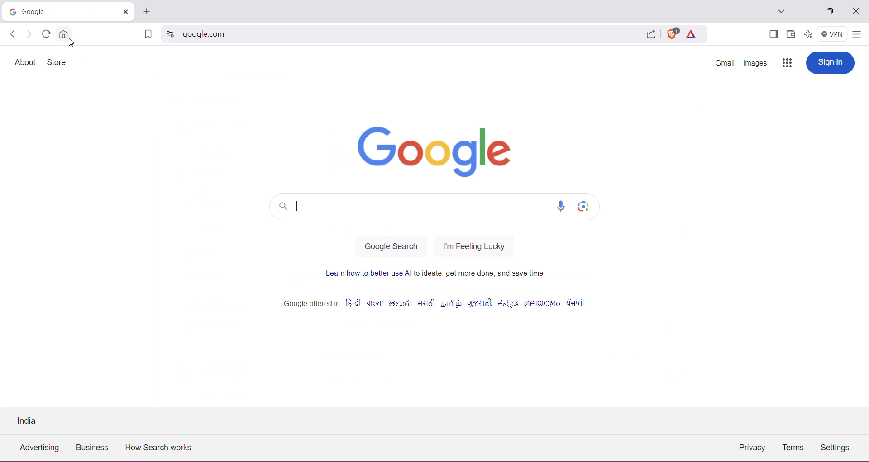  I want to click on google.com, so click(408, 35).